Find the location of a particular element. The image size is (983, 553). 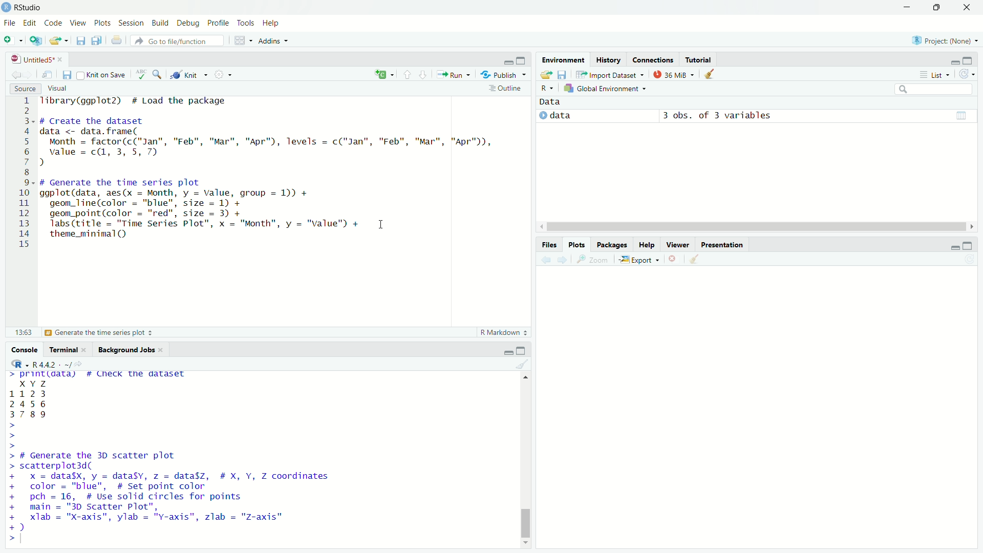

settings is located at coordinates (224, 75).